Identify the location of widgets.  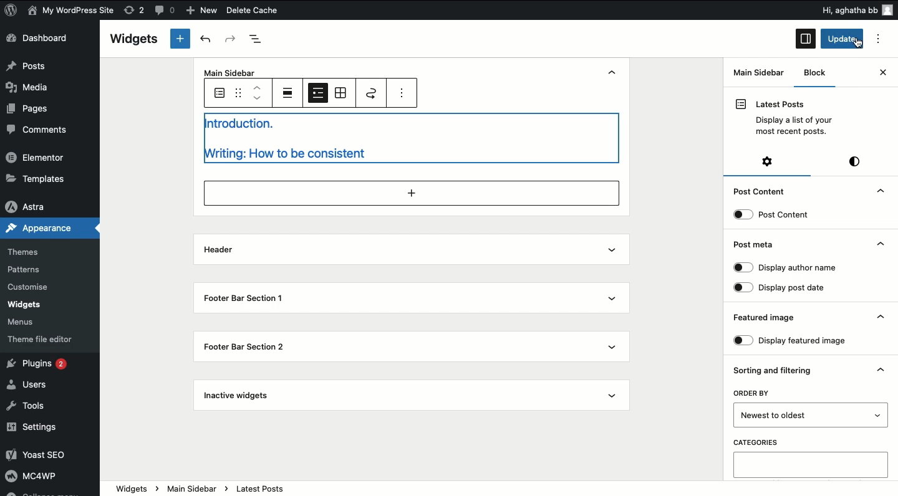
(34, 302).